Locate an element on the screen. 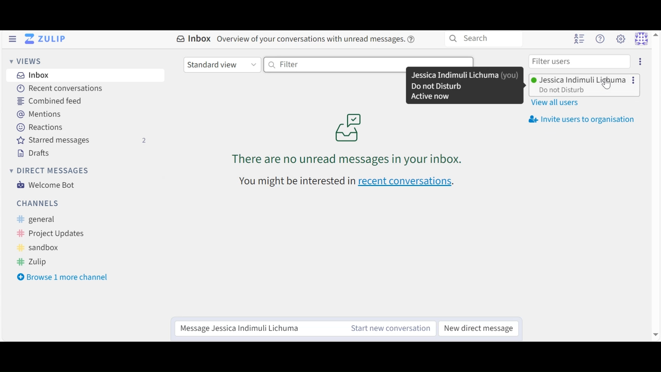  Invite users to orgonisation is located at coordinates (584, 119).